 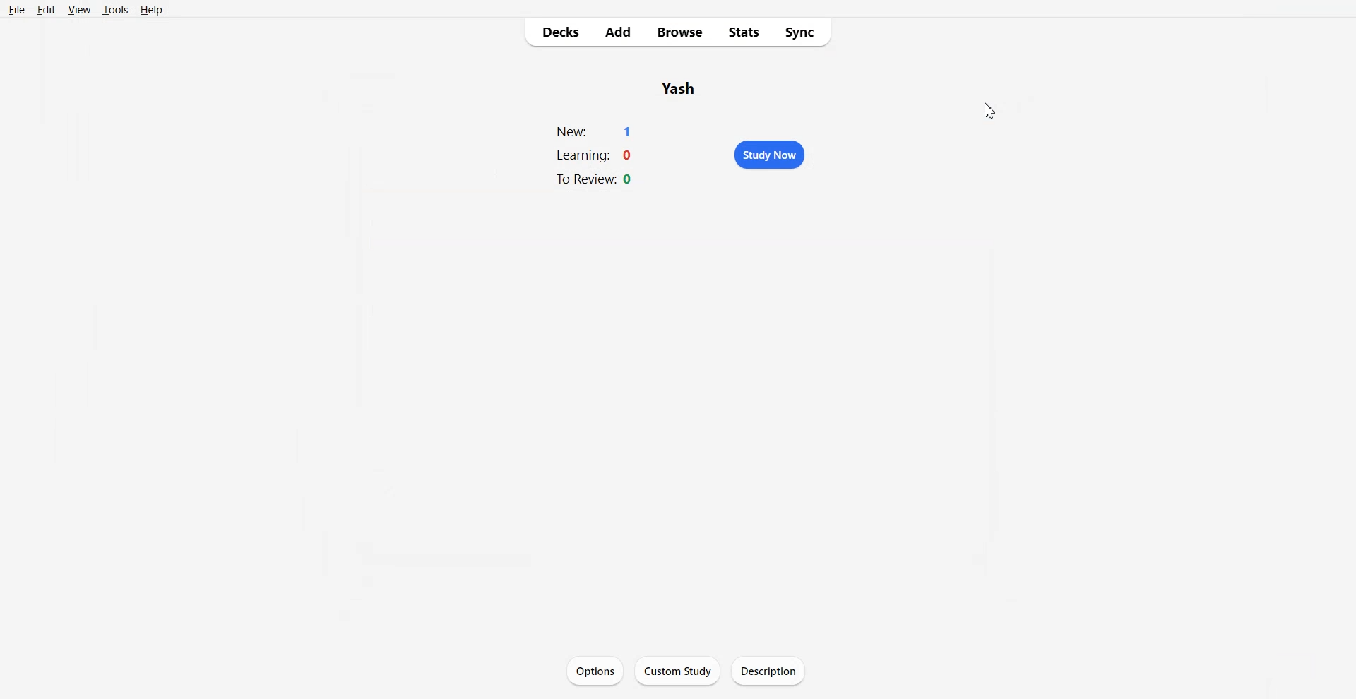 What do you see at coordinates (561, 33) in the screenshot?
I see `Decks` at bounding box center [561, 33].